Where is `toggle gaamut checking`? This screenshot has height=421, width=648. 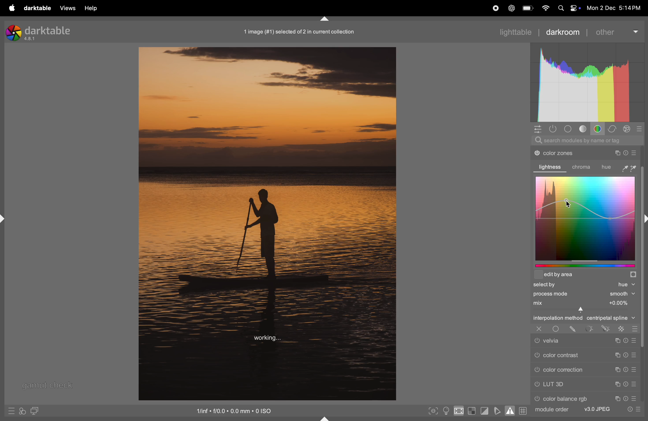
toggle gaamut checking is located at coordinates (509, 410).